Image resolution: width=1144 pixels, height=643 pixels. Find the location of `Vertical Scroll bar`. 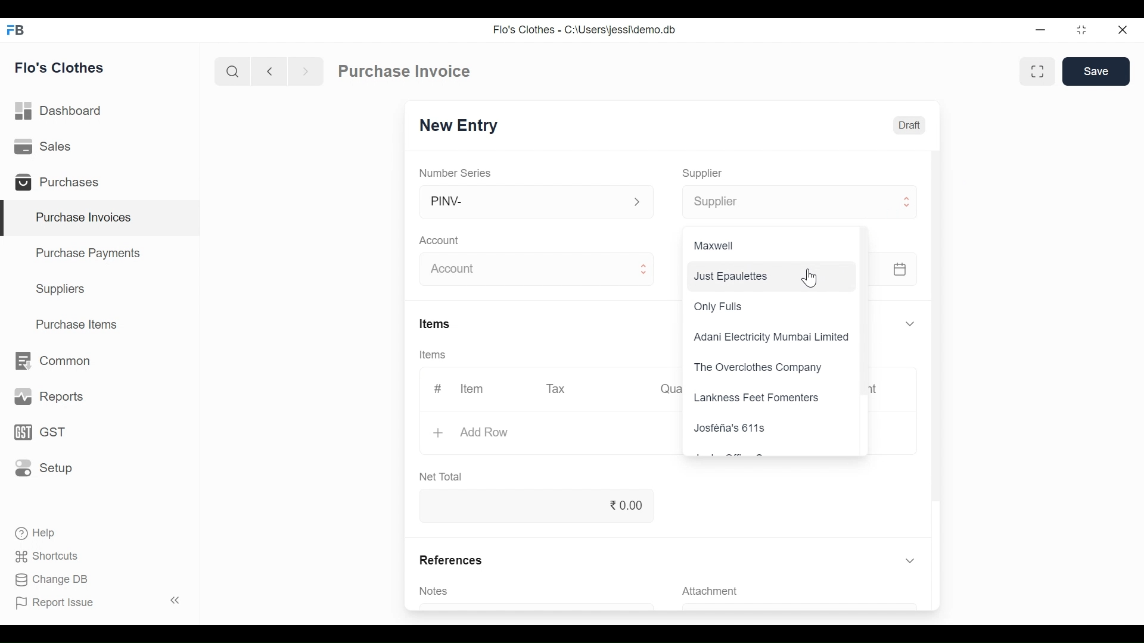

Vertical Scroll bar is located at coordinates (940, 326).